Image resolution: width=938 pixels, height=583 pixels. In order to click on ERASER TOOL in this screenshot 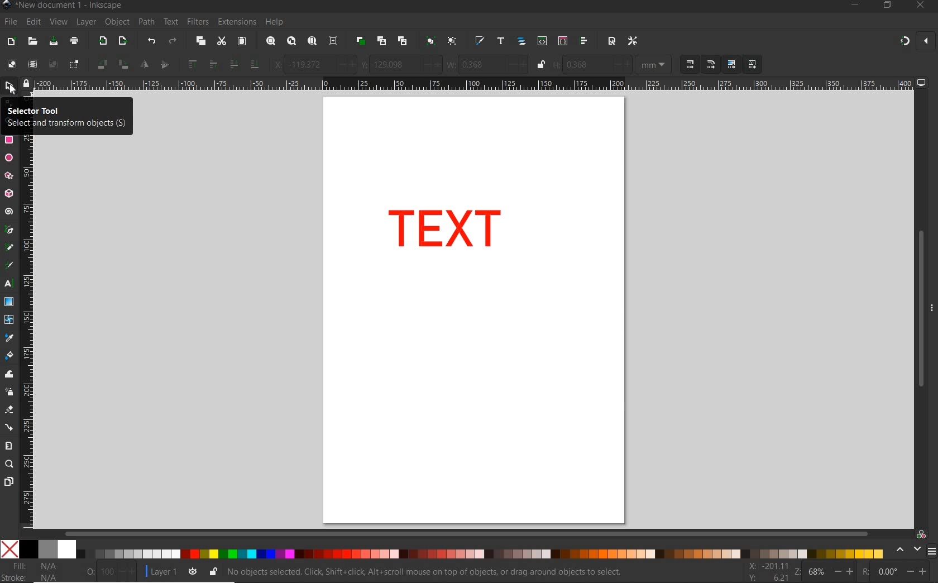, I will do `click(10, 410)`.